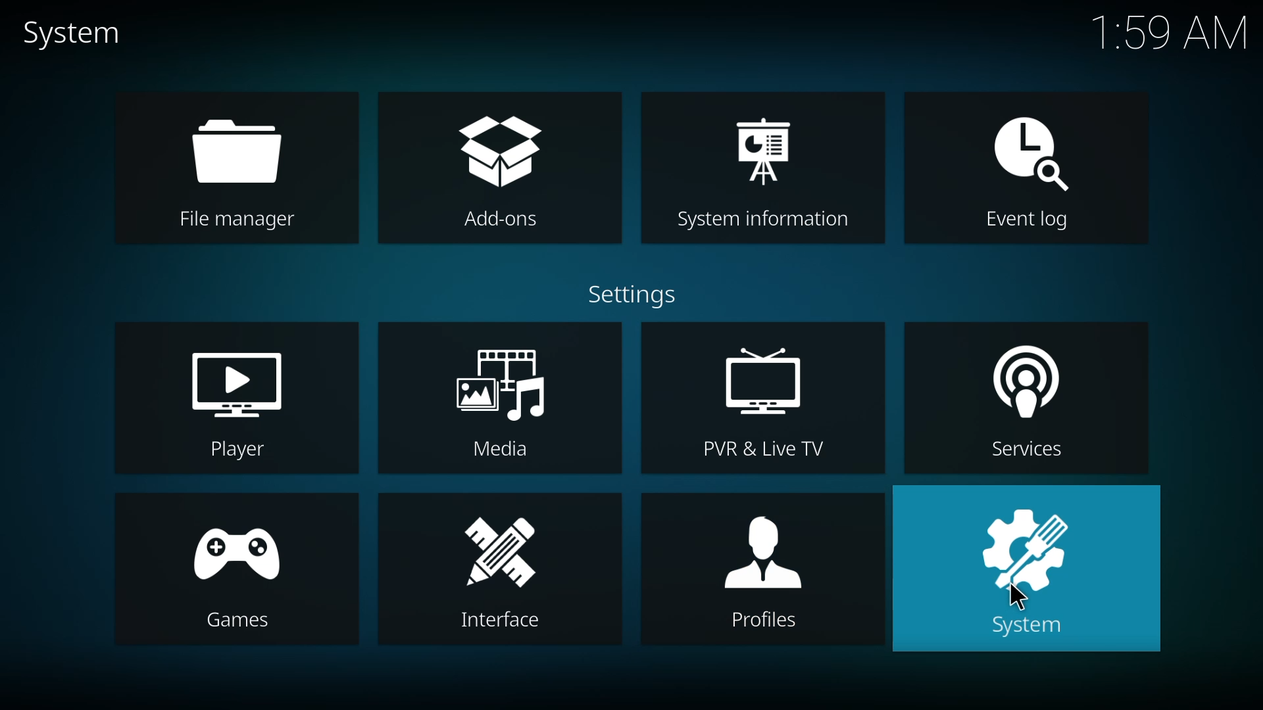 The height and width of the screenshot is (710, 1263). Describe the element at coordinates (764, 170) in the screenshot. I see `system information` at that location.